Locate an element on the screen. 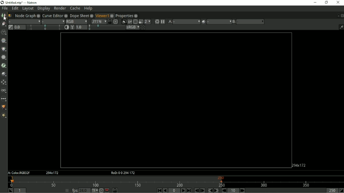 The height and width of the screenshot is (193, 344). Dope Sheet is located at coordinates (79, 15).